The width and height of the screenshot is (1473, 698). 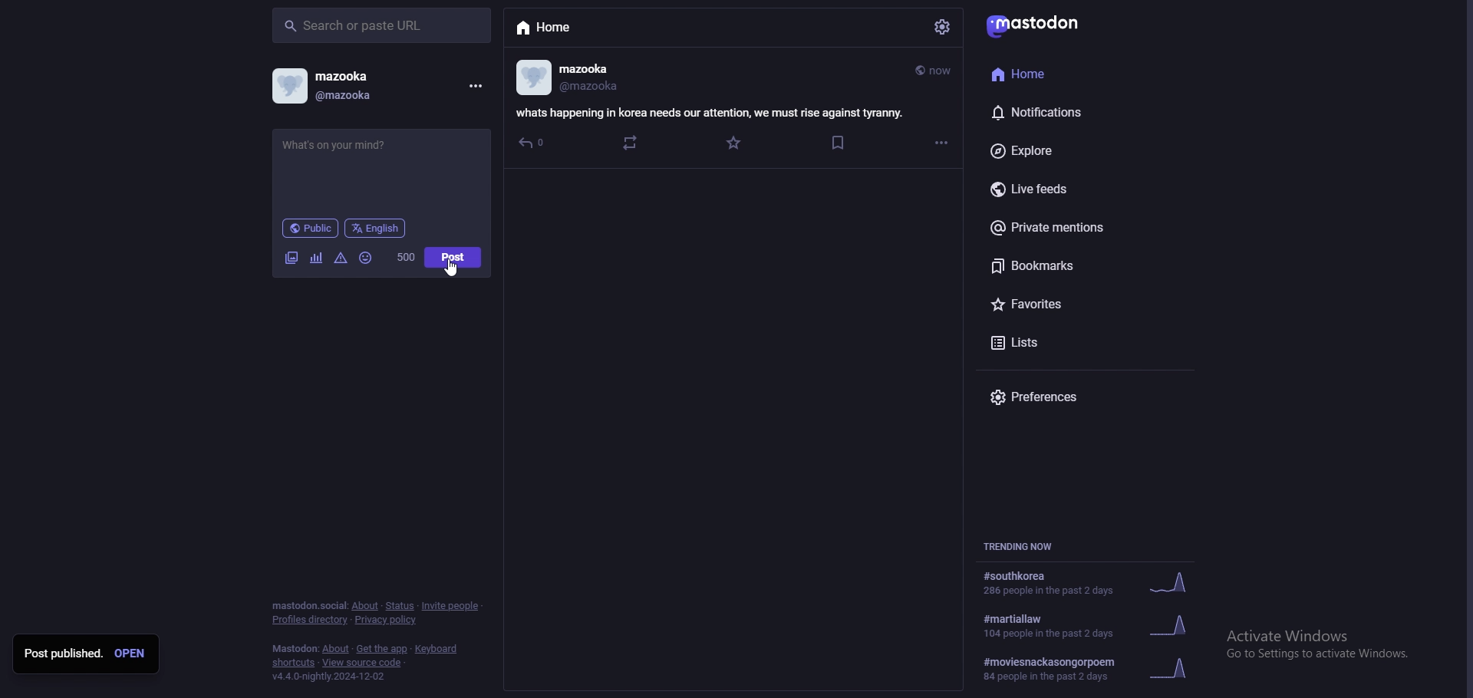 What do you see at coordinates (1073, 397) in the screenshot?
I see `preferences` at bounding box center [1073, 397].